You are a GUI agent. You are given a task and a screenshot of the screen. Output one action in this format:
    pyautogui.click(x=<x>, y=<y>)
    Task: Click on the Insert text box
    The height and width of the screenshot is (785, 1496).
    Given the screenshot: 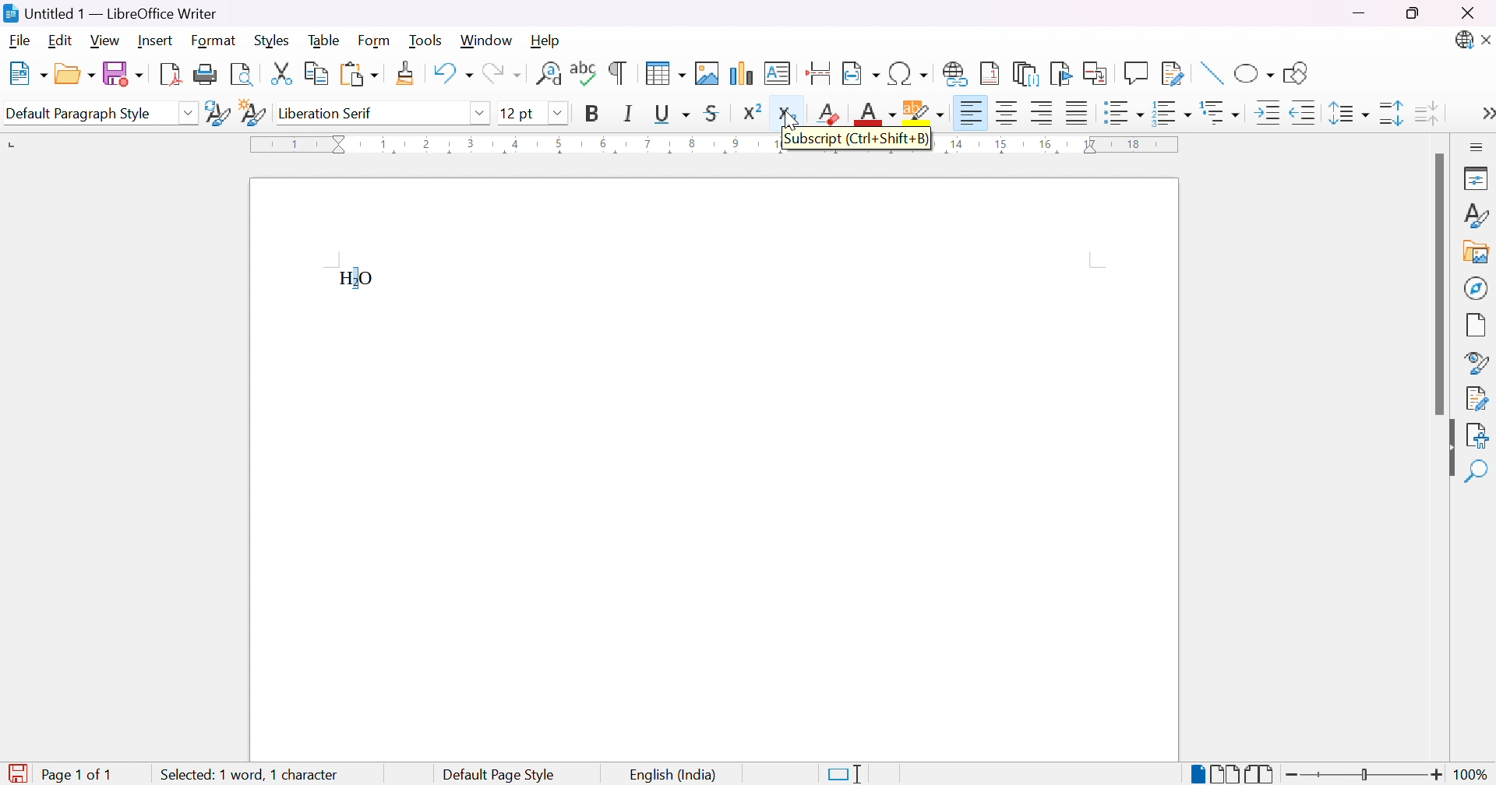 What is the action you would take?
    pyautogui.click(x=777, y=73)
    